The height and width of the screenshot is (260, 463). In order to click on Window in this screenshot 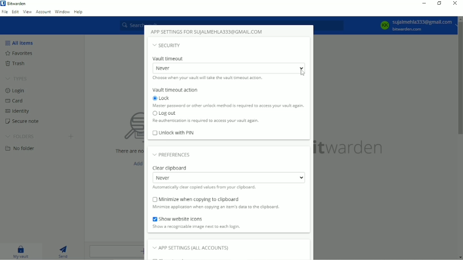, I will do `click(62, 11)`.